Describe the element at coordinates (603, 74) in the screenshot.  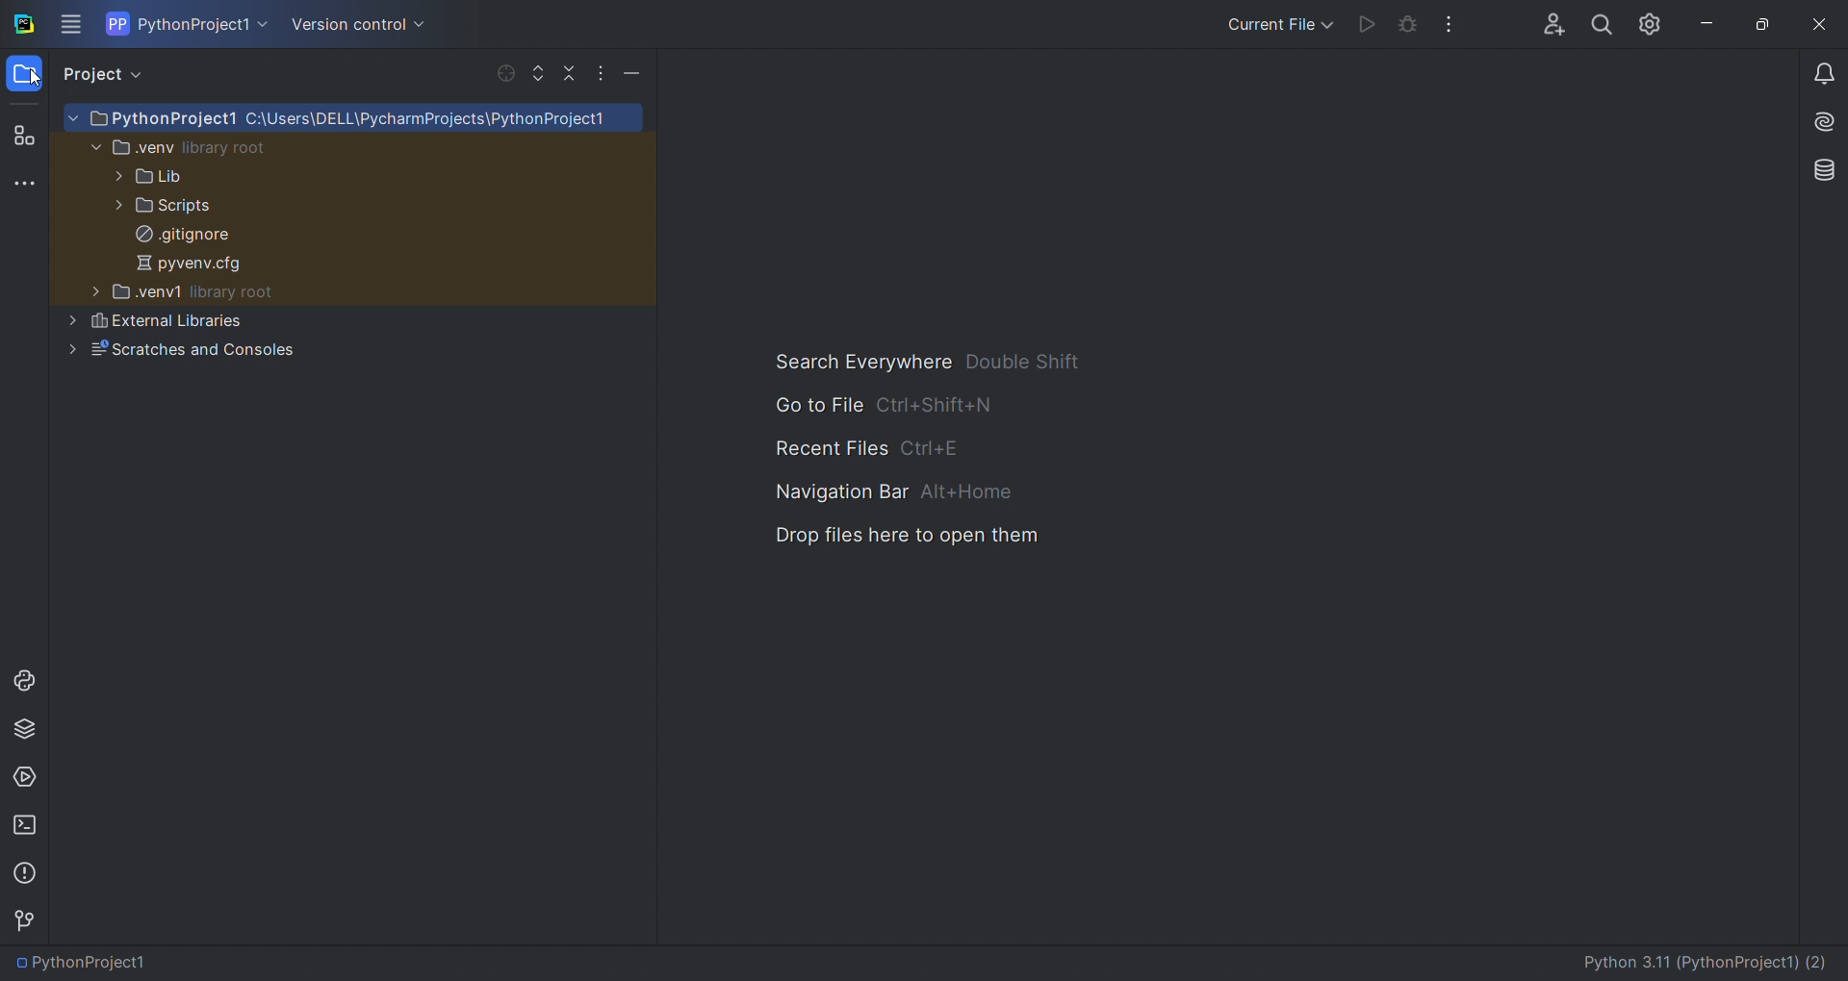
I see `options` at that location.